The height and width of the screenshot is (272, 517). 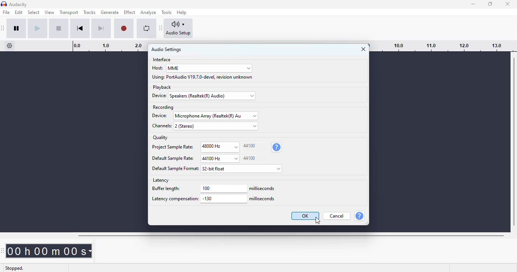 I want to click on latency, so click(x=161, y=180).